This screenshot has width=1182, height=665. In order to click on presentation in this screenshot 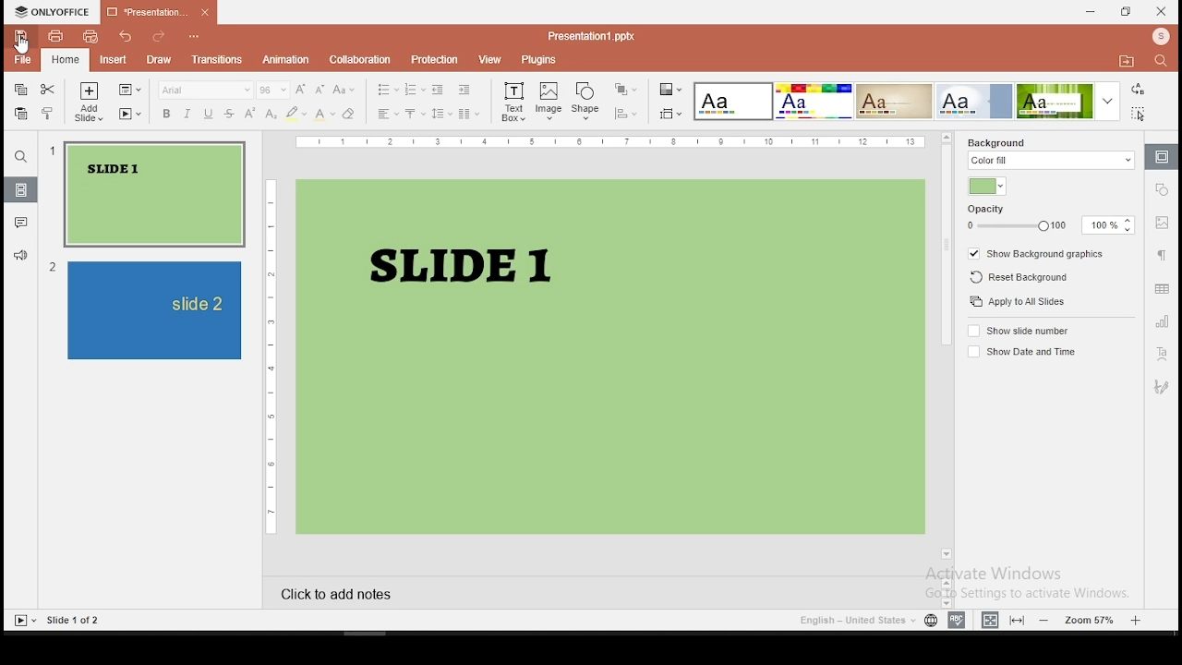, I will do `click(161, 12)`.